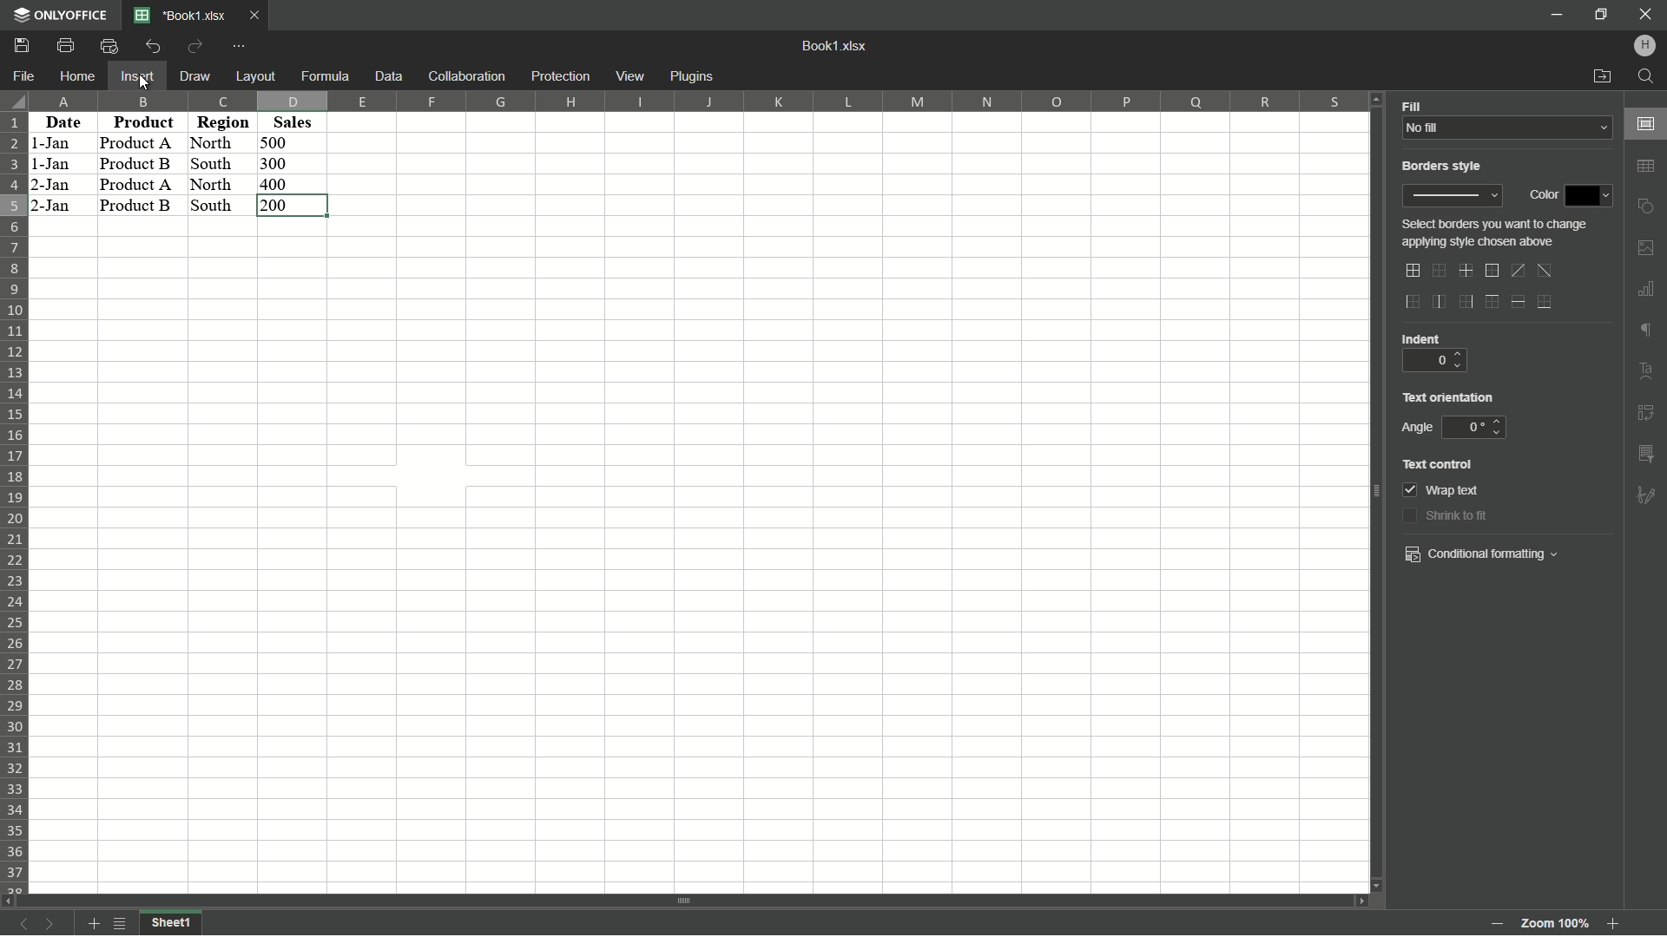 Image resolution: width=1667 pixels, height=937 pixels. Describe the element at coordinates (1409, 271) in the screenshot. I see `outer and inner lines` at that location.